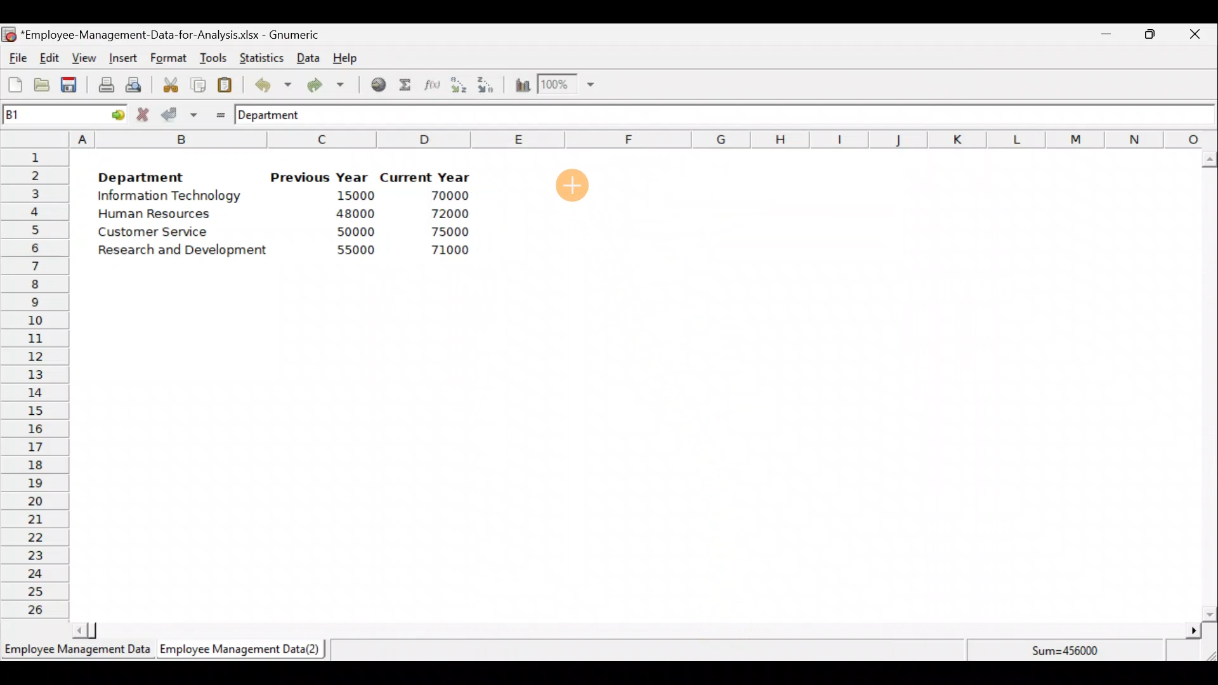 The image size is (1218, 685). Describe the element at coordinates (225, 84) in the screenshot. I see `Paste the clipboard` at that location.